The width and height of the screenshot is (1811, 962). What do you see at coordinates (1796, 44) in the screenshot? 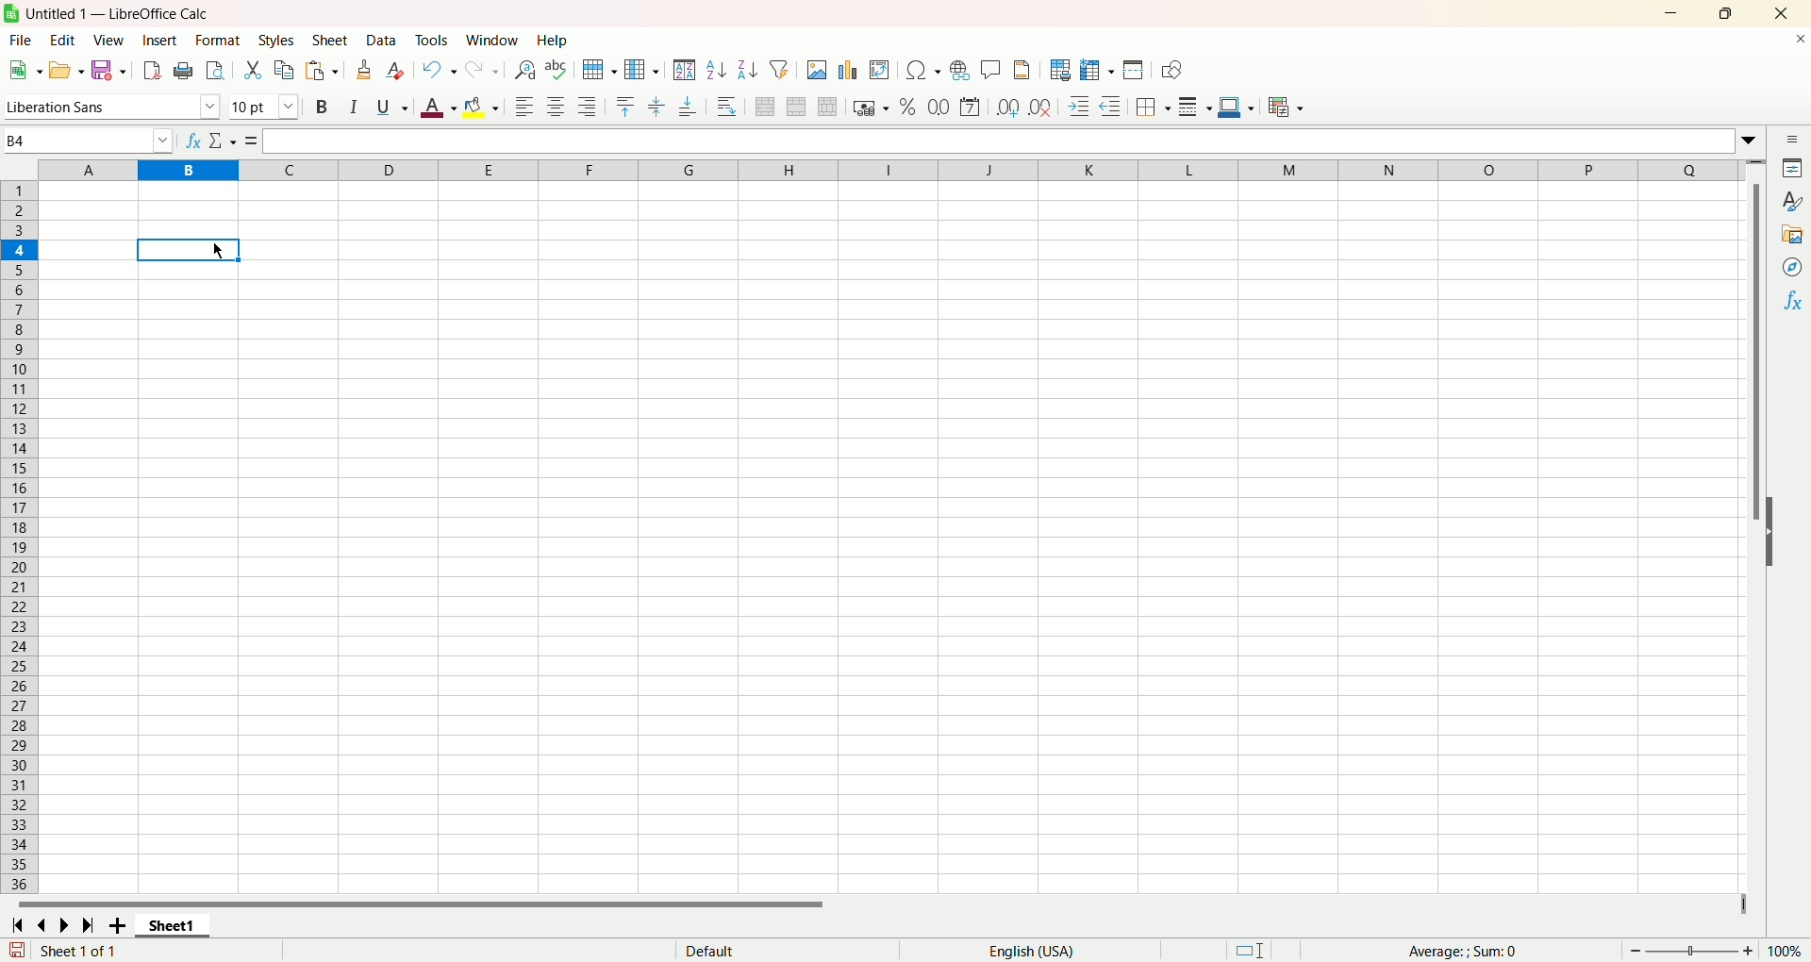
I see `close document` at bounding box center [1796, 44].